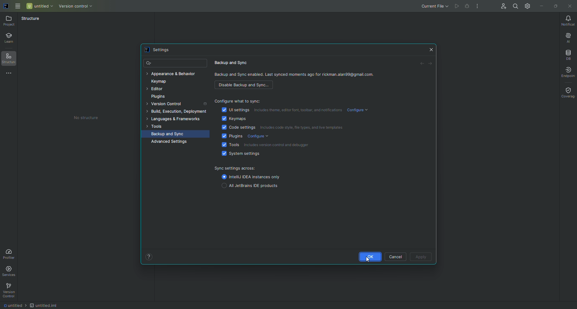 Image resolution: width=577 pixels, height=309 pixels. I want to click on Keymaps, so click(230, 120).